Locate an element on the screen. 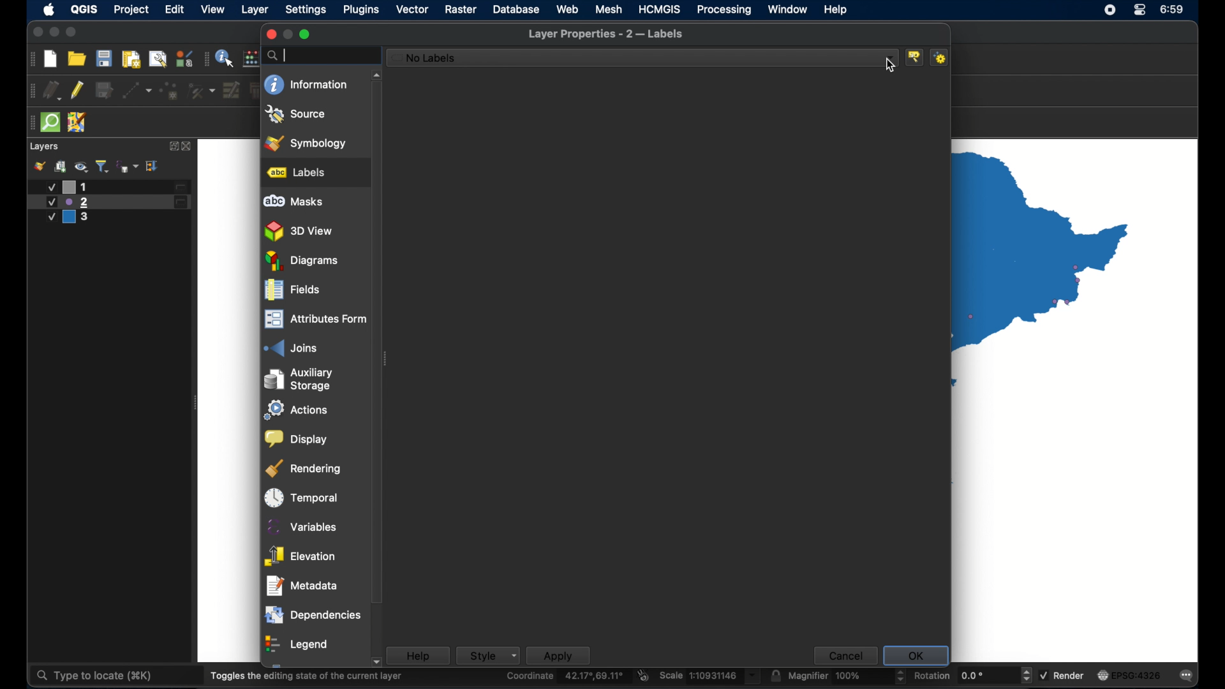  drag handle is located at coordinates (30, 59).